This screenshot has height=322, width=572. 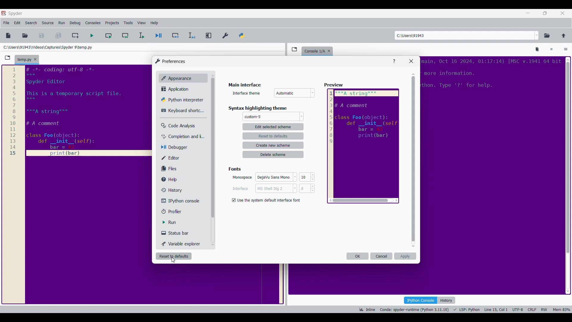 I want to click on Browse a working directory, so click(x=547, y=35).